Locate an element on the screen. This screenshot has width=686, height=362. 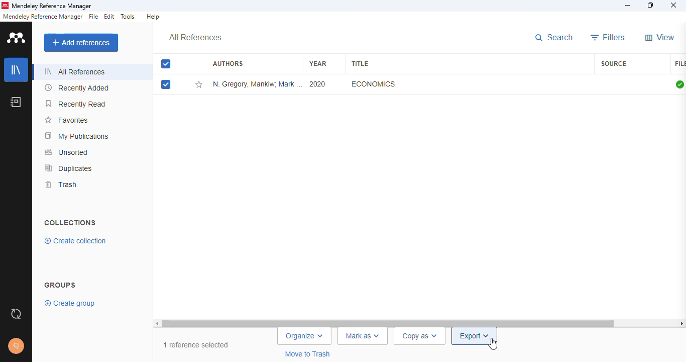
mark as is located at coordinates (363, 336).